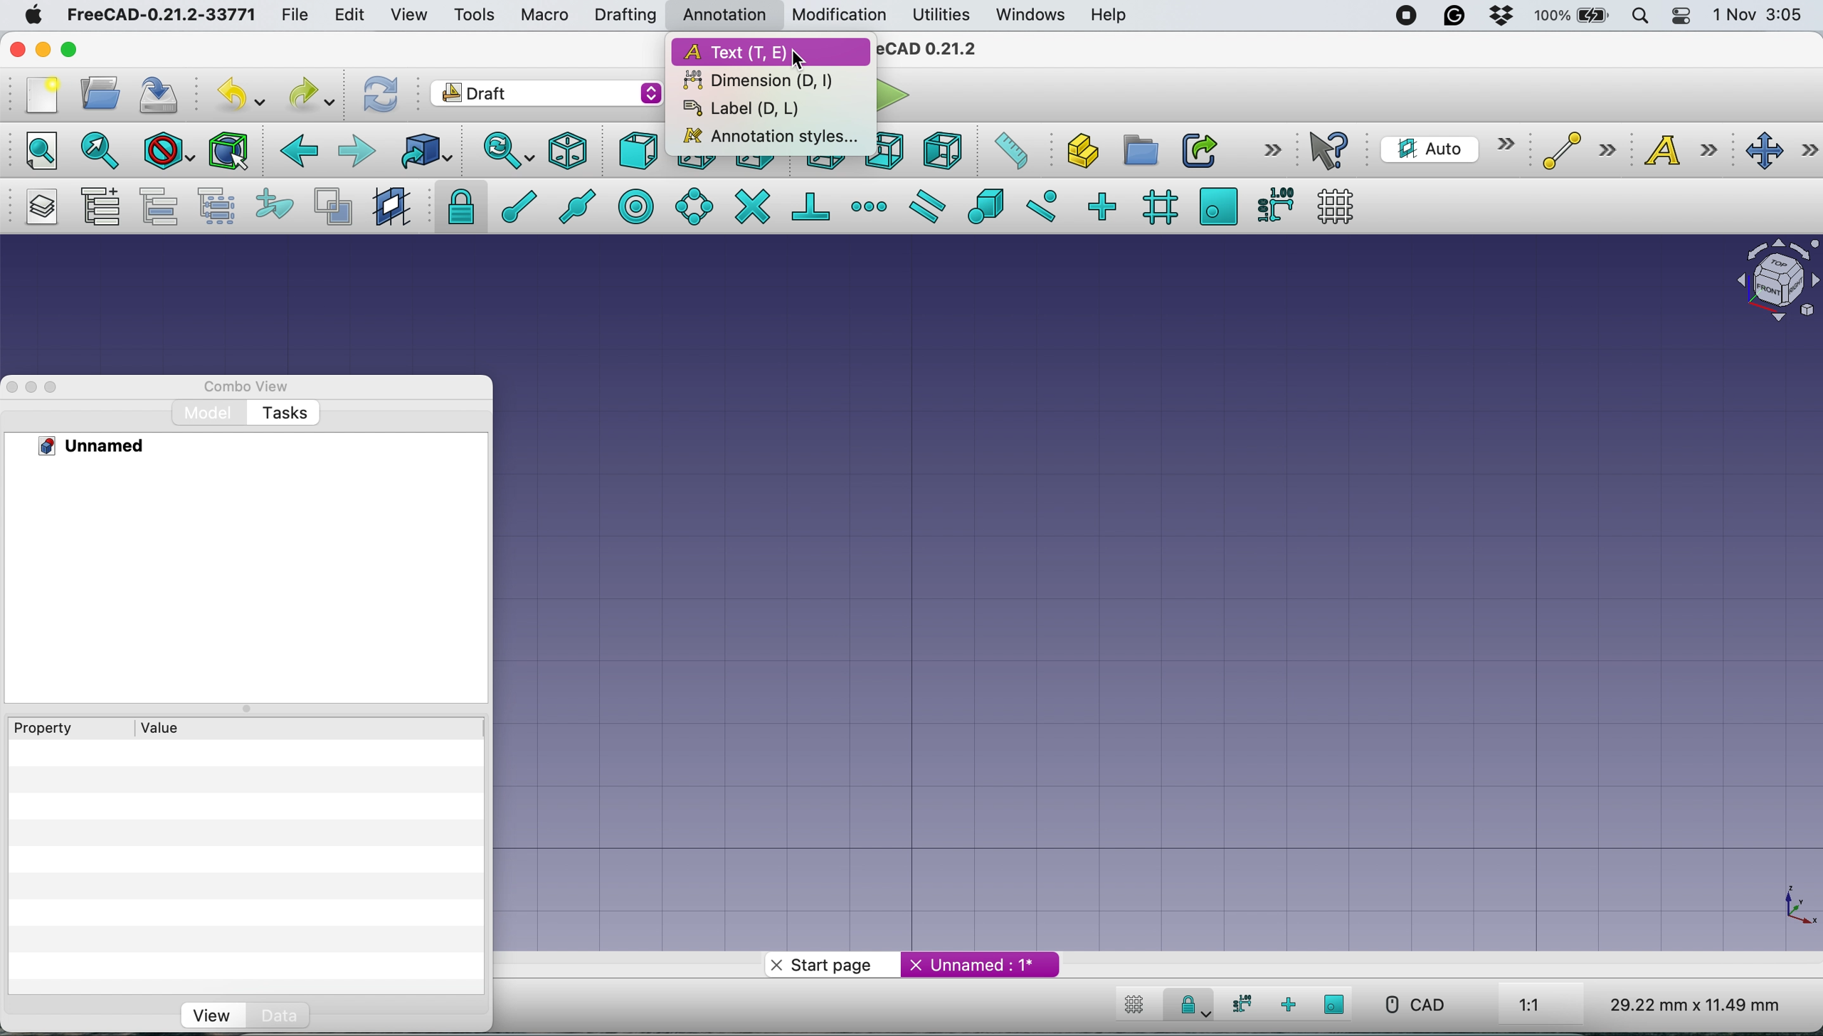 The width and height of the screenshot is (1823, 1036). Describe the element at coordinates (104, 150) in the screenshot. I see `fit selection` at that location.